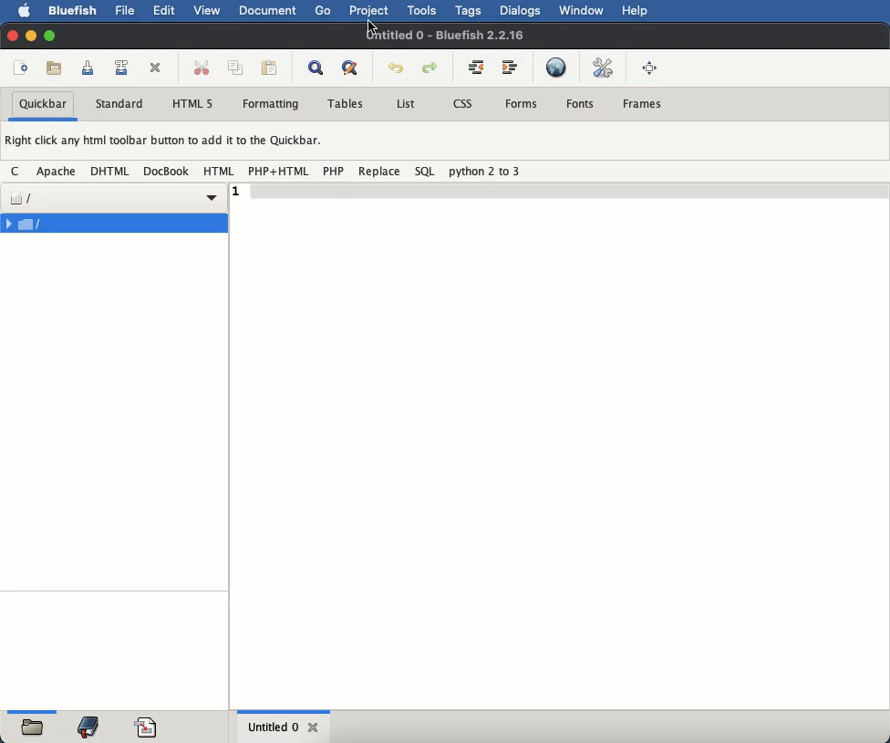  Describe the element at coordinates (128, 11) in the screenshot. I see `file` at that location.